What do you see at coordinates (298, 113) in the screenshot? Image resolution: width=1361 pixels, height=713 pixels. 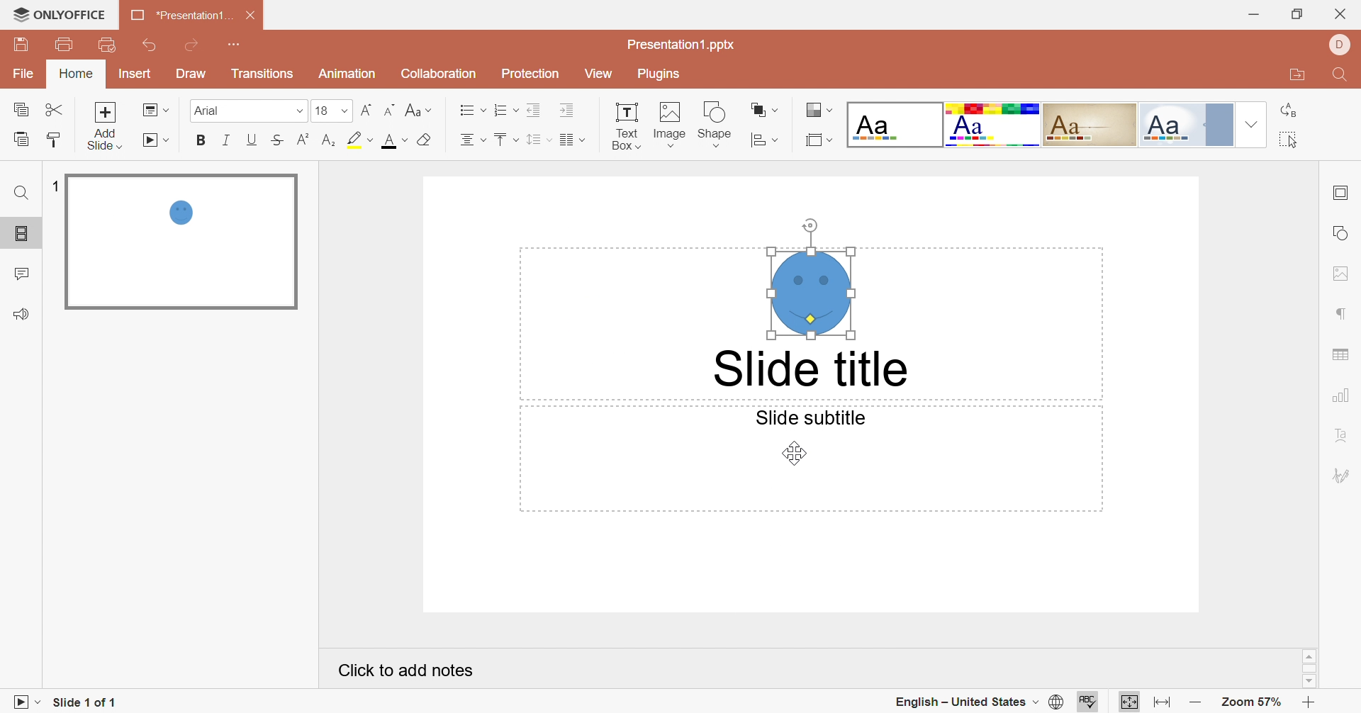 I see `Drop Down` at bounding box center [298, 113].